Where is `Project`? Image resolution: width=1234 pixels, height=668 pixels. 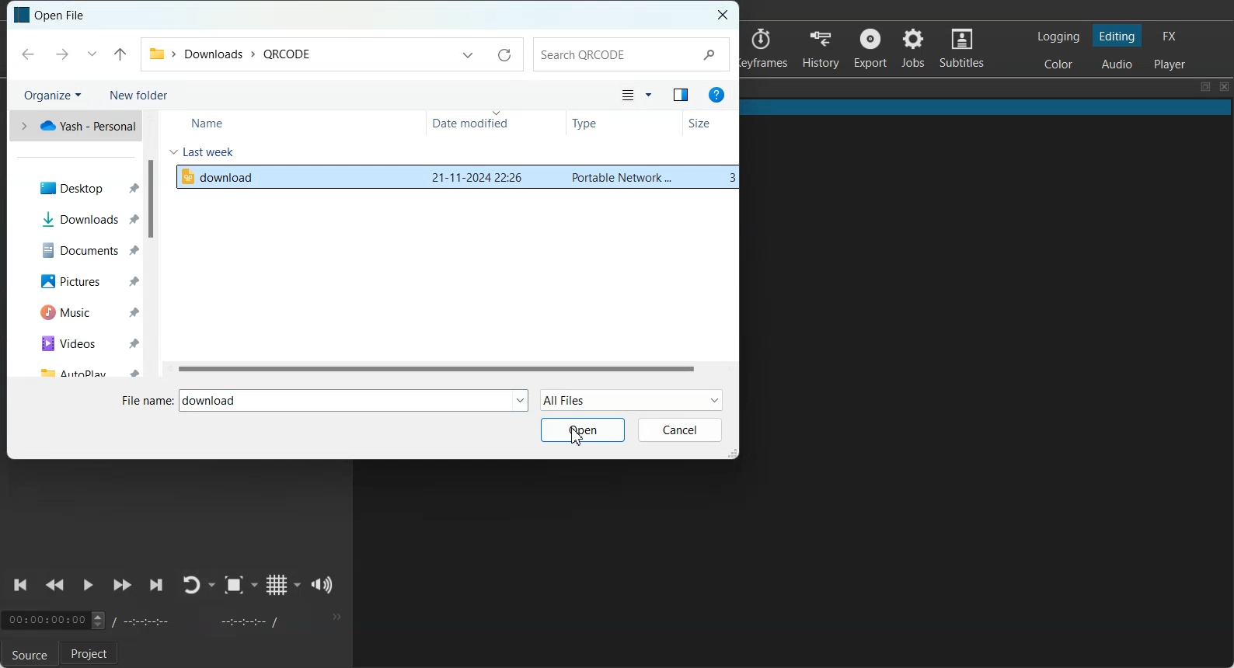 Project is located at coordinates (92, 654).